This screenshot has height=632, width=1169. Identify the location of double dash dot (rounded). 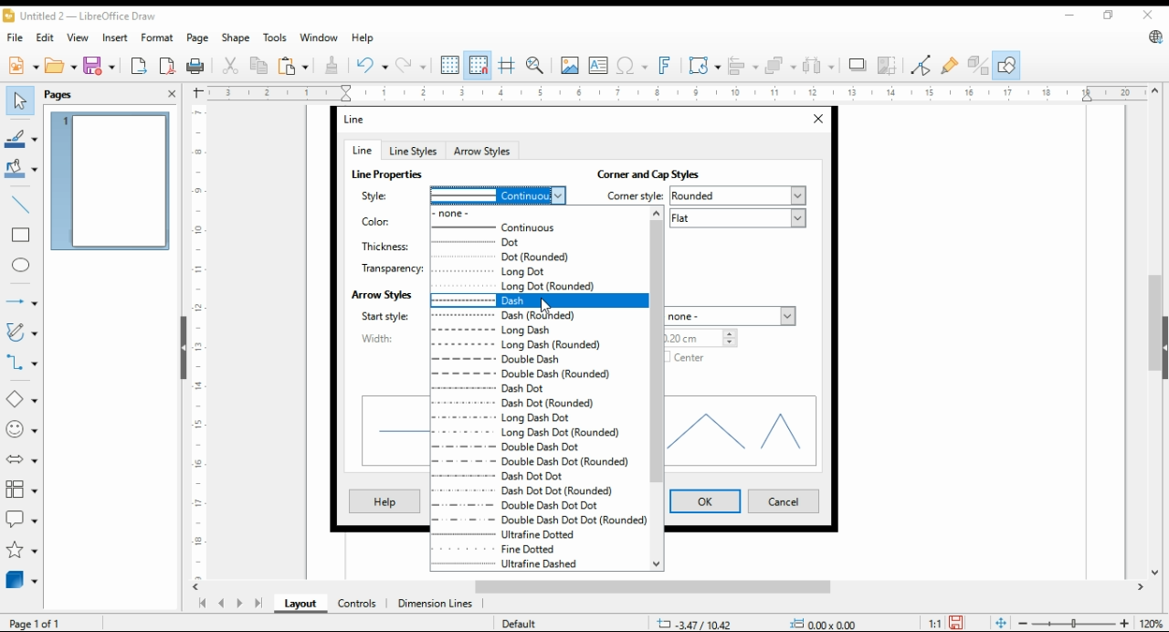
(532, 462).